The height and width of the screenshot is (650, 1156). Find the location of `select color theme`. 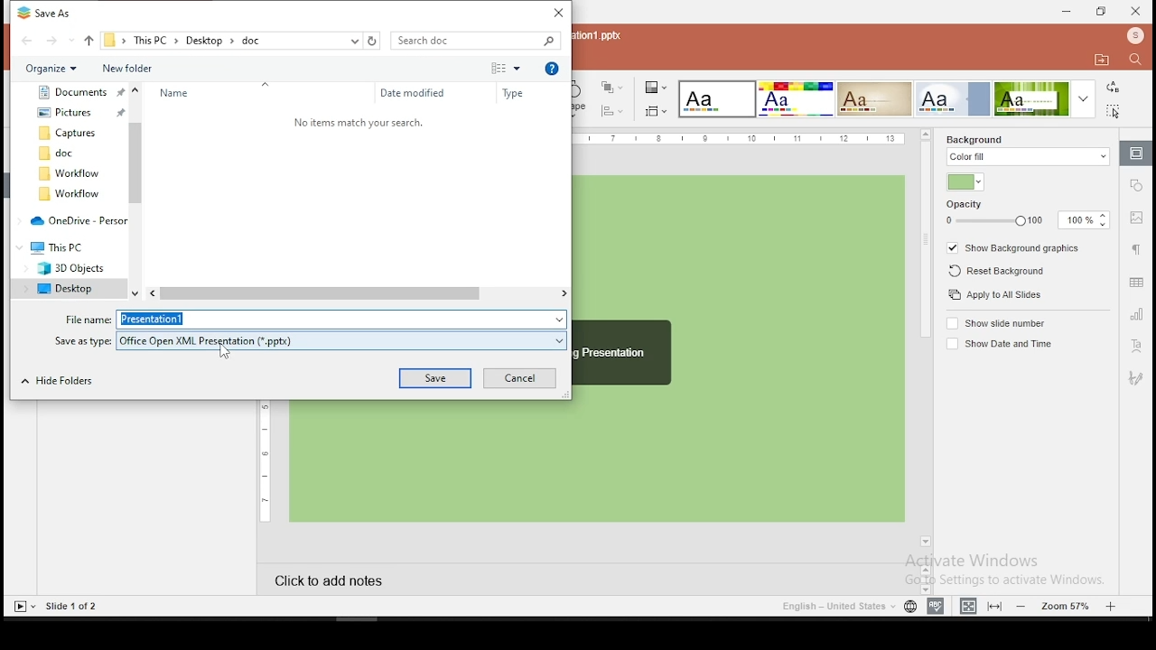

select color theme is located at coordinates (795, 98).